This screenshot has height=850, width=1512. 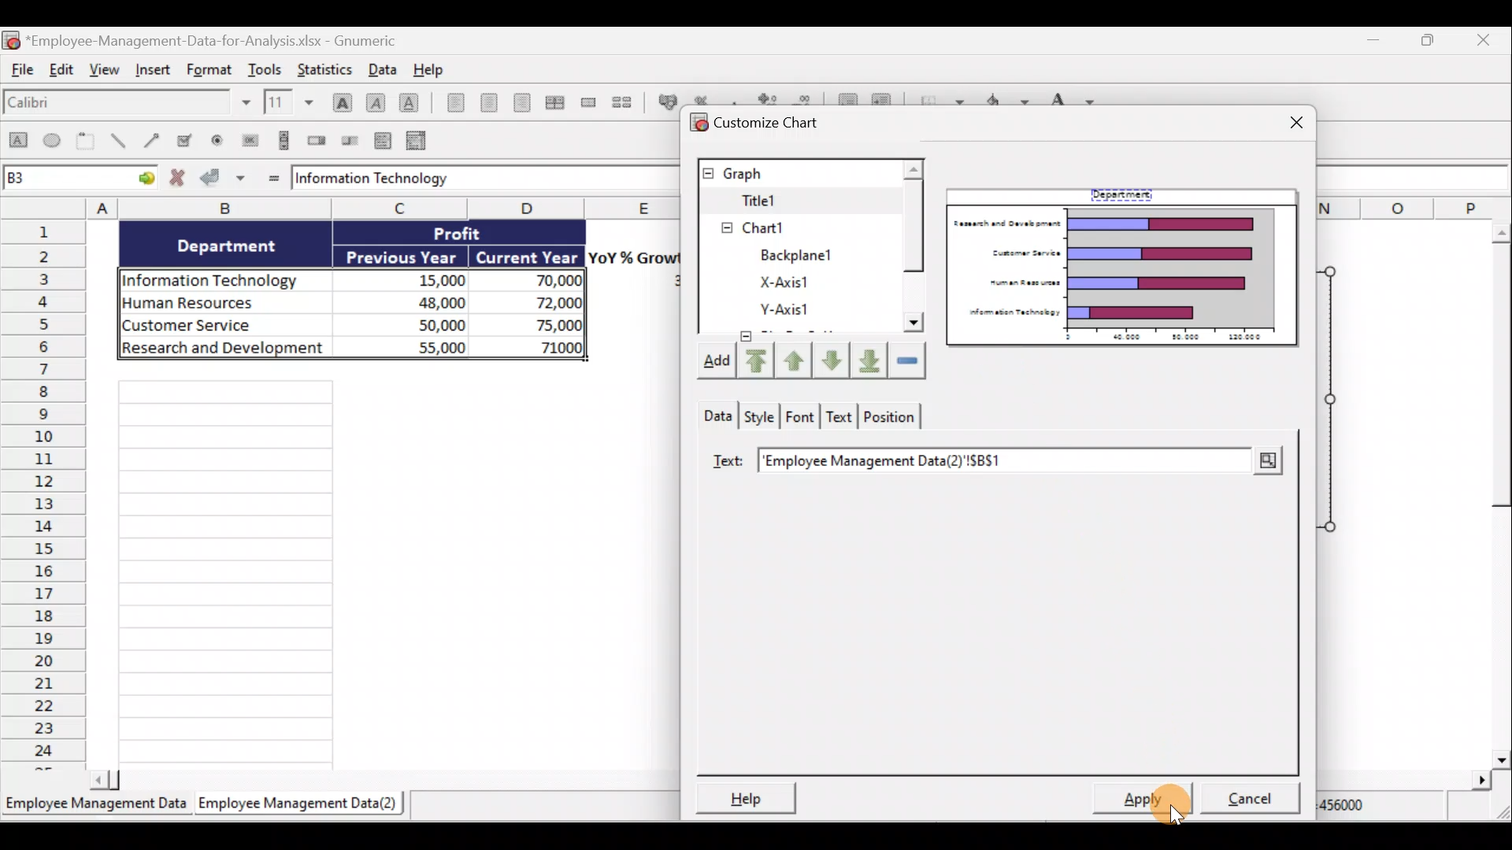 I want to click on Rows, so click(x=44, y=496).